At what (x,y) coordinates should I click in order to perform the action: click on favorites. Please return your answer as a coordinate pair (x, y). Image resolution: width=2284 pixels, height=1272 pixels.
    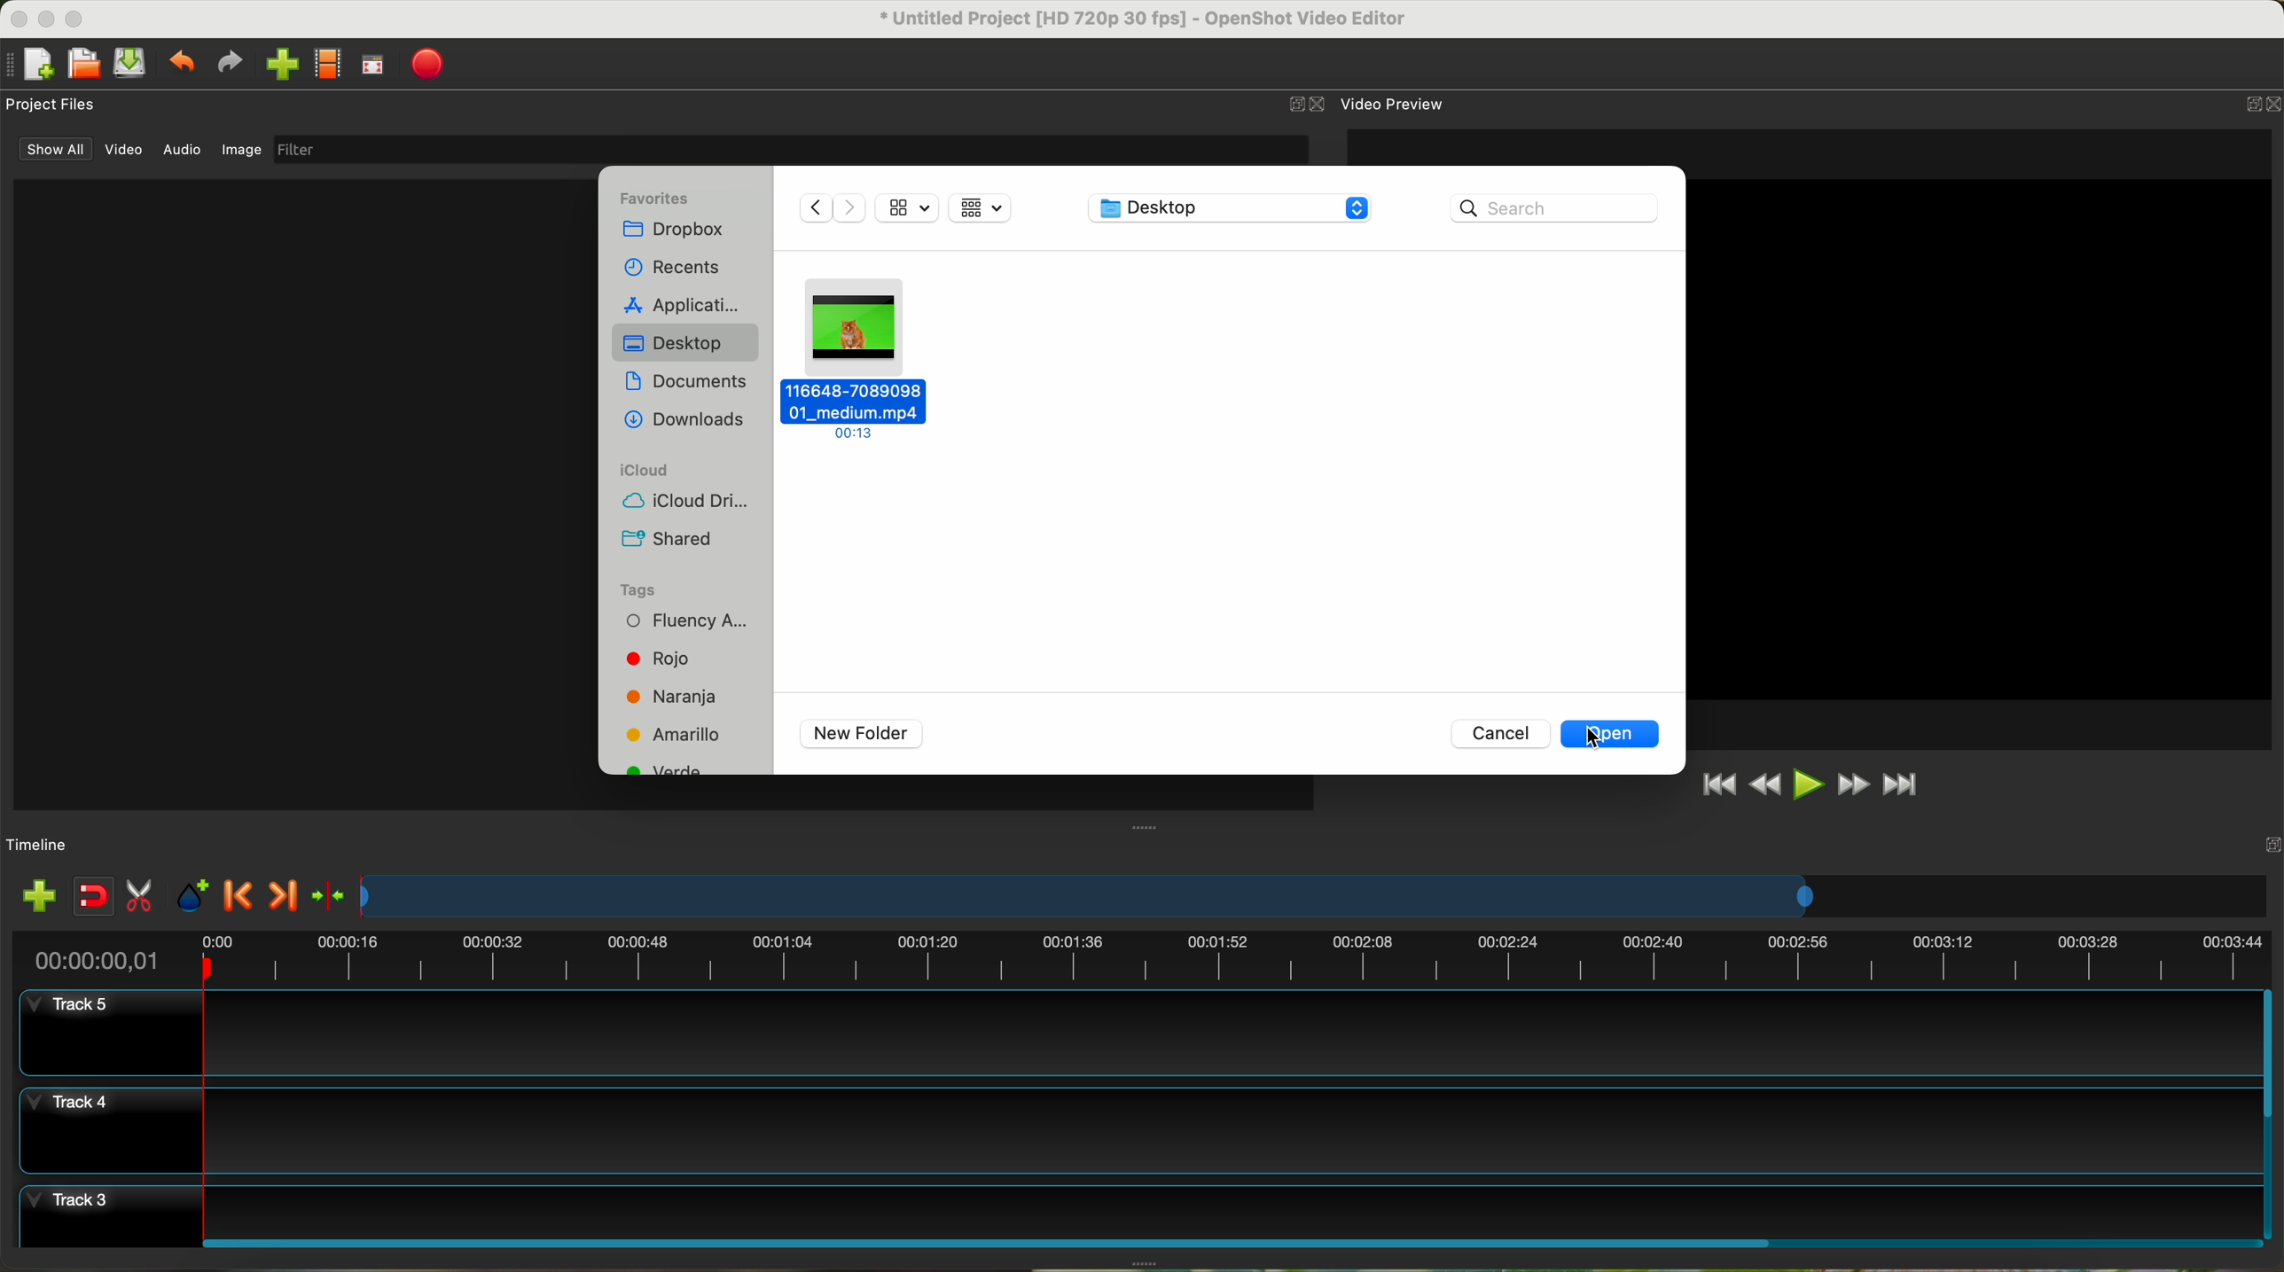
    Looking at the image, I should click on (656, 198).